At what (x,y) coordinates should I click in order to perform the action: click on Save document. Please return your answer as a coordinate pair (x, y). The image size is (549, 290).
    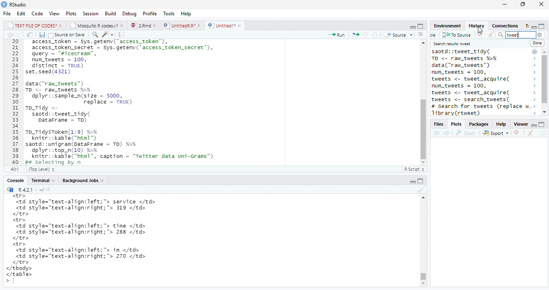
    Looking at the image, I should click on (41, 35).